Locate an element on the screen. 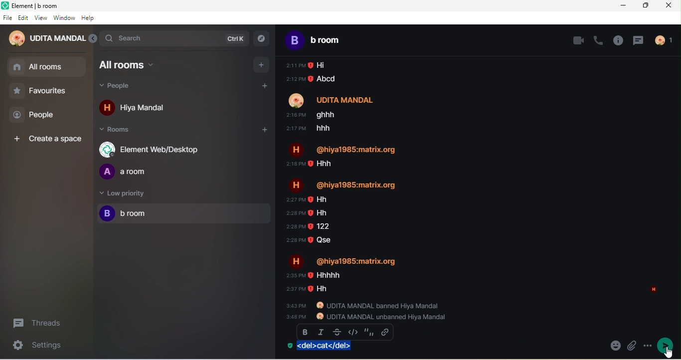 The width and height of the screenshot is (681, 360). strickthrough applied is located at coordinates (328, 345).